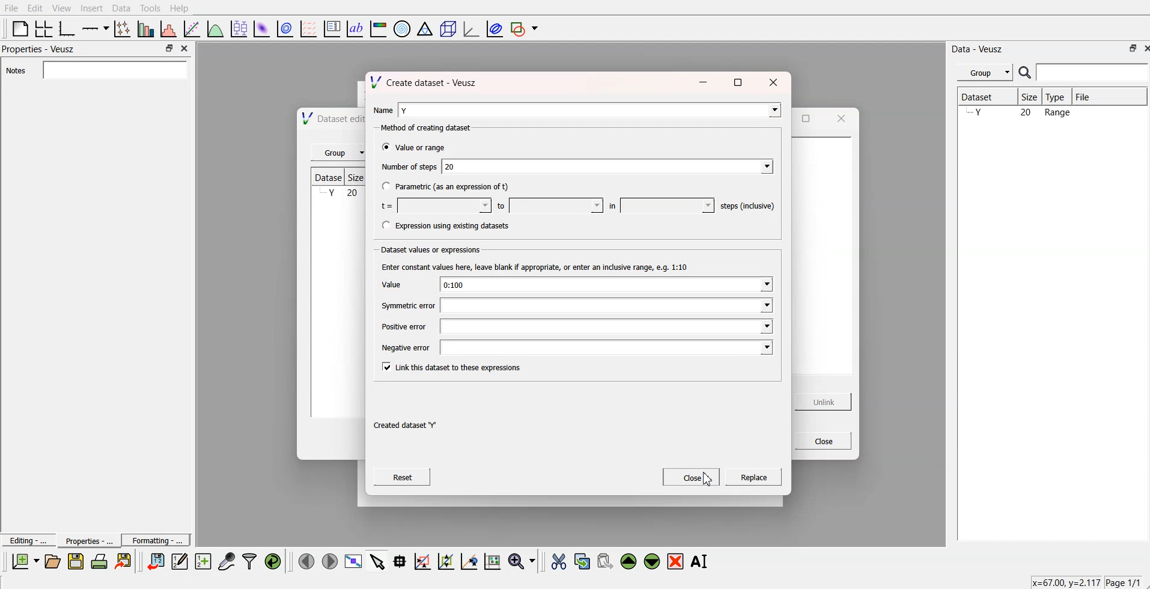 This screenshot has height=589, width=1150. Describe the element at coordinates (985, 97) in the screenshot. I see `Dataset` at that location.